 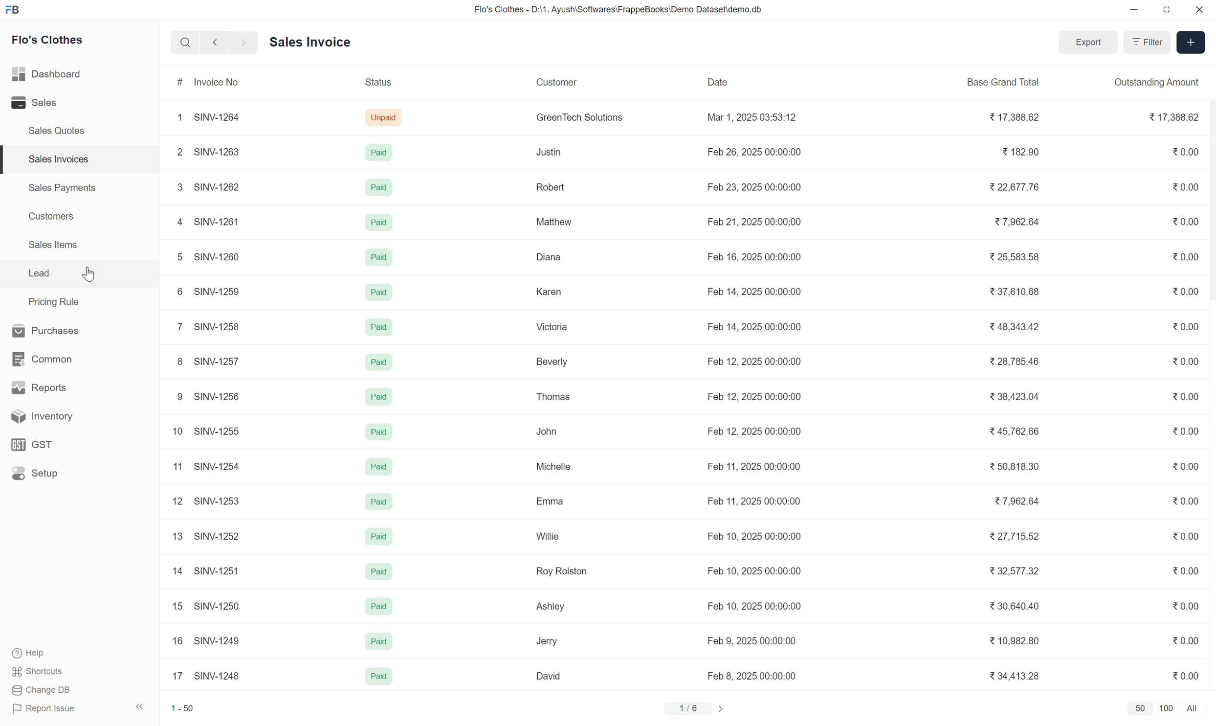 I want to click on 50, so click(x=1140, y=708).